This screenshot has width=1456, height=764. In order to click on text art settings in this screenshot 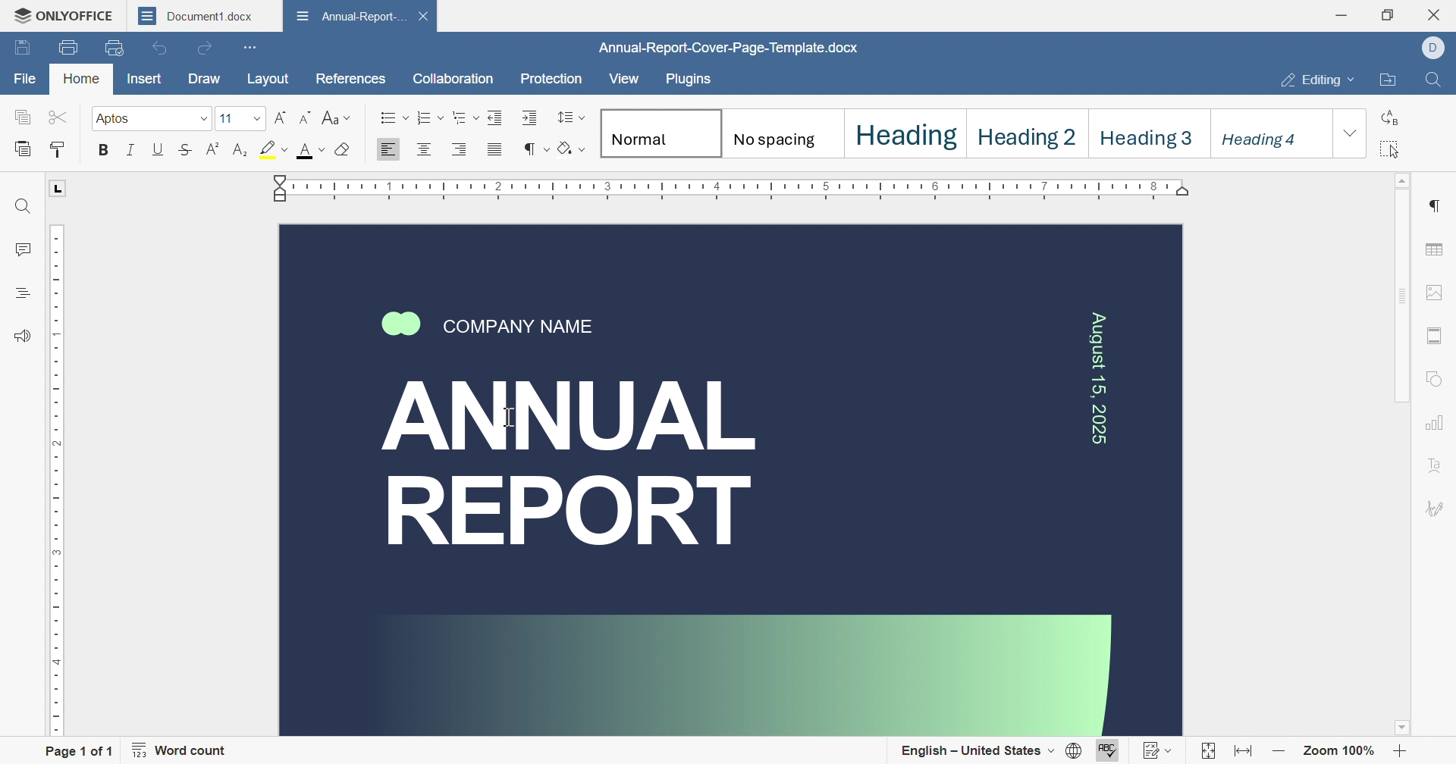, I will do `click(1437, 468)`.